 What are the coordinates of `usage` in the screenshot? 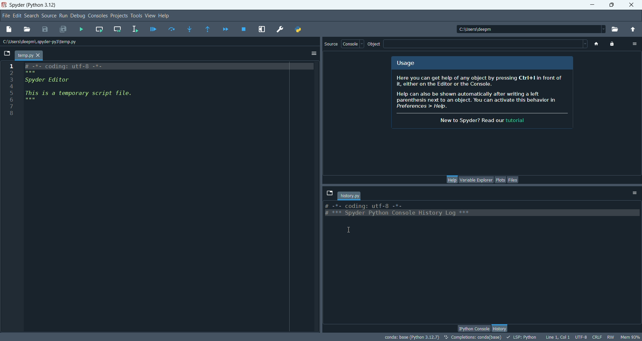 It's located at (408, 63).